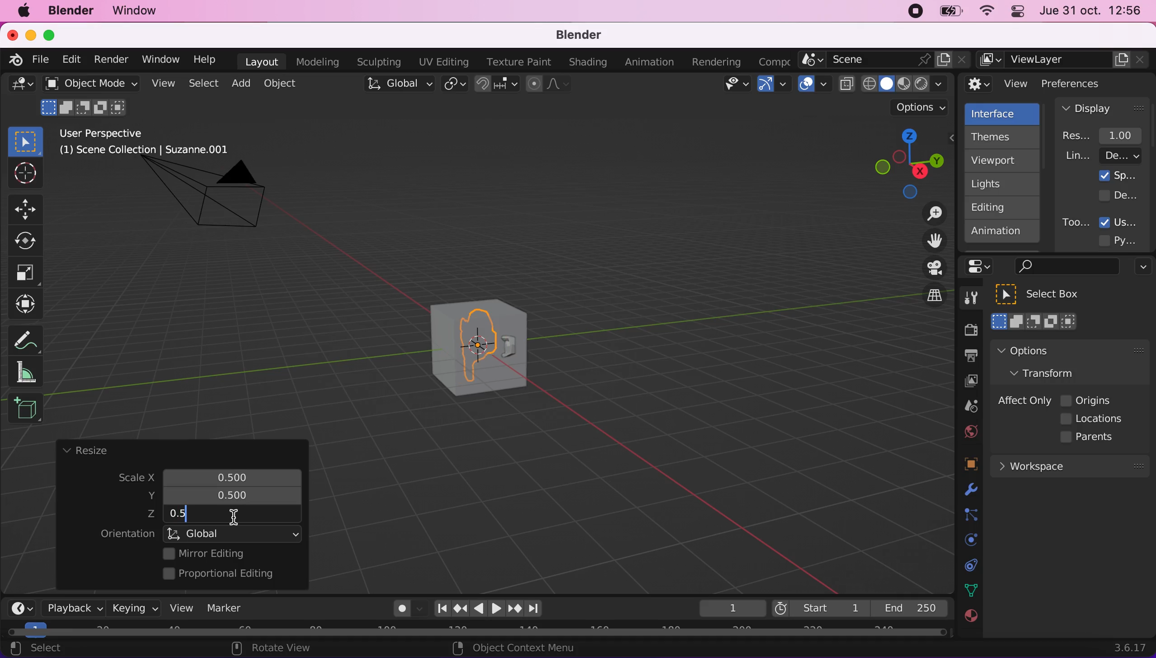 This screenshot has height=658, width=1156. Describe the element at coordinates (205, 59) in the screenshot. I see `help` at that location.